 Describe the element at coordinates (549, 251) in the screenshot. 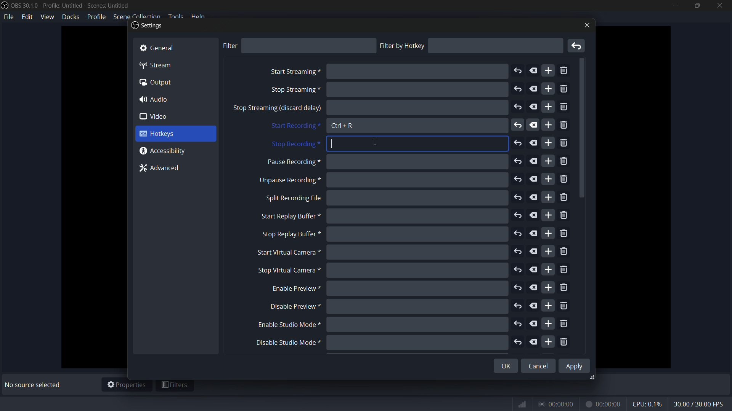

I see `add more` at that location.